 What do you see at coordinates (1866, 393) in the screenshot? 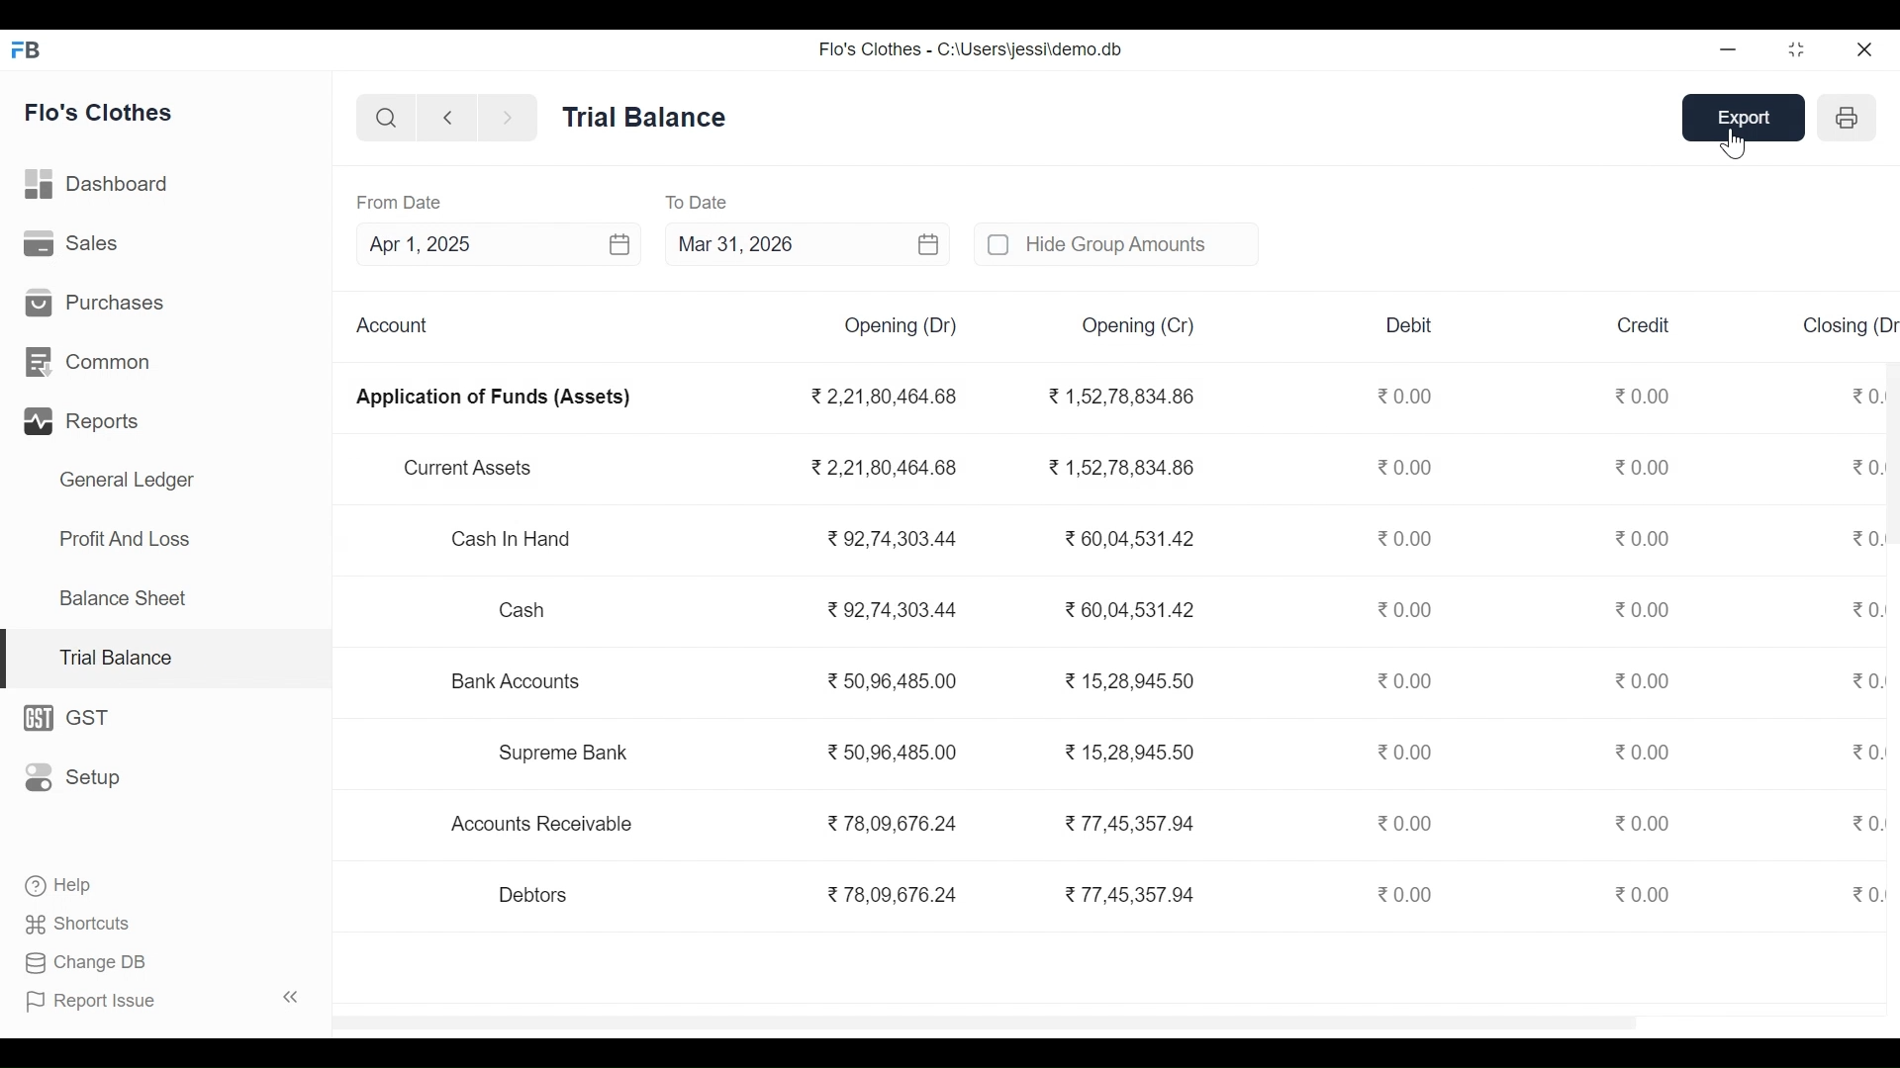
I see `"0.00` at bounding box center [1866, 393].